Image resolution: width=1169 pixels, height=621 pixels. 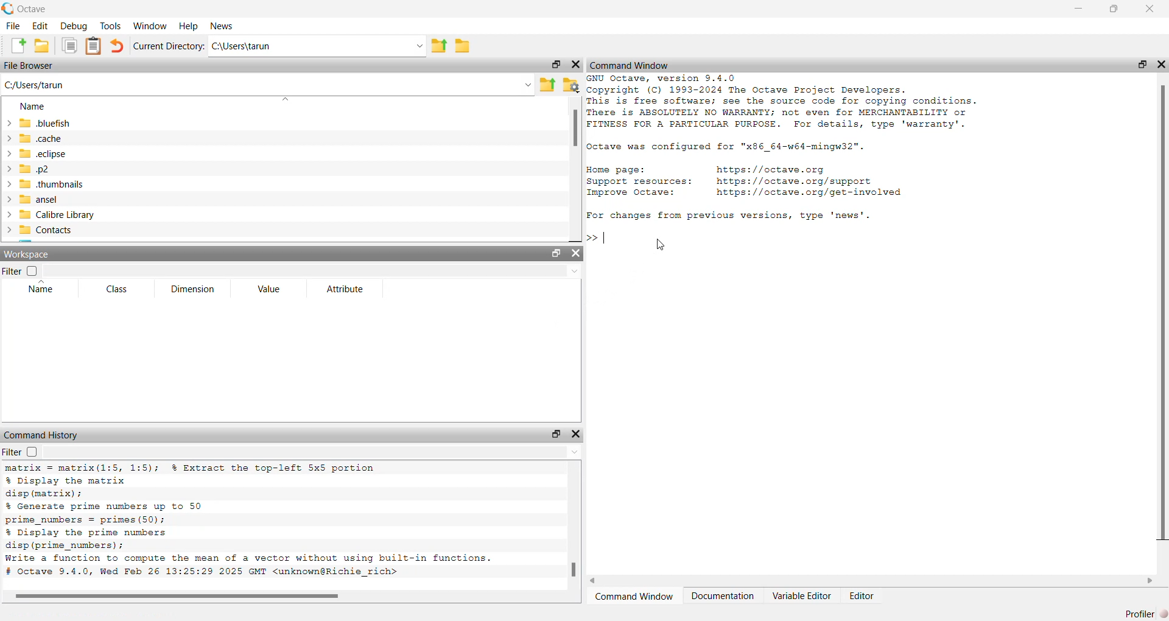 What do you see at coordinates (244, 46) in the screenshot?
I see `C:\Users\tarun` at bounding box center [244, 46].